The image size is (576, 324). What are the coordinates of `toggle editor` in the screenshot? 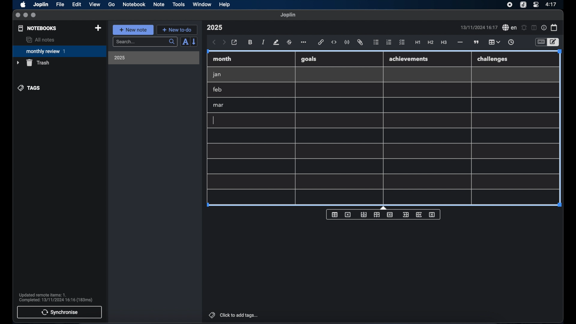 It's located at (541, 42).